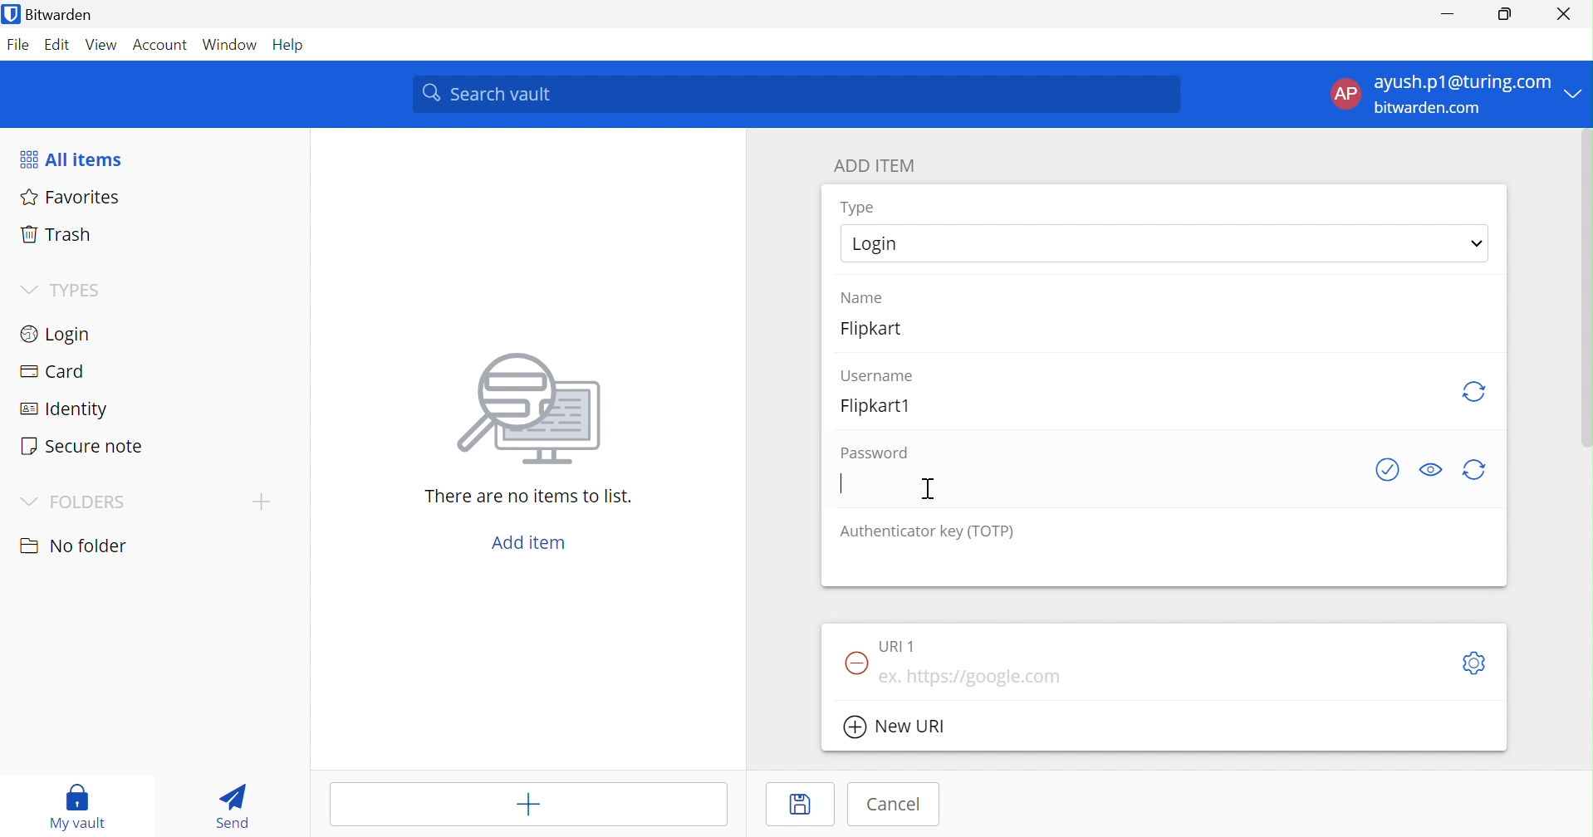 The image size is (1593, 837). What do you see at coordinates (882, 334) in the screenshot?
I see `Flipkart` at bounding box center [882, 334].